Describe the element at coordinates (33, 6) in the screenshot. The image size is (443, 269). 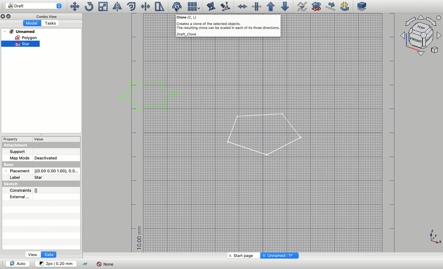
I see `Draft workbench` at that location.